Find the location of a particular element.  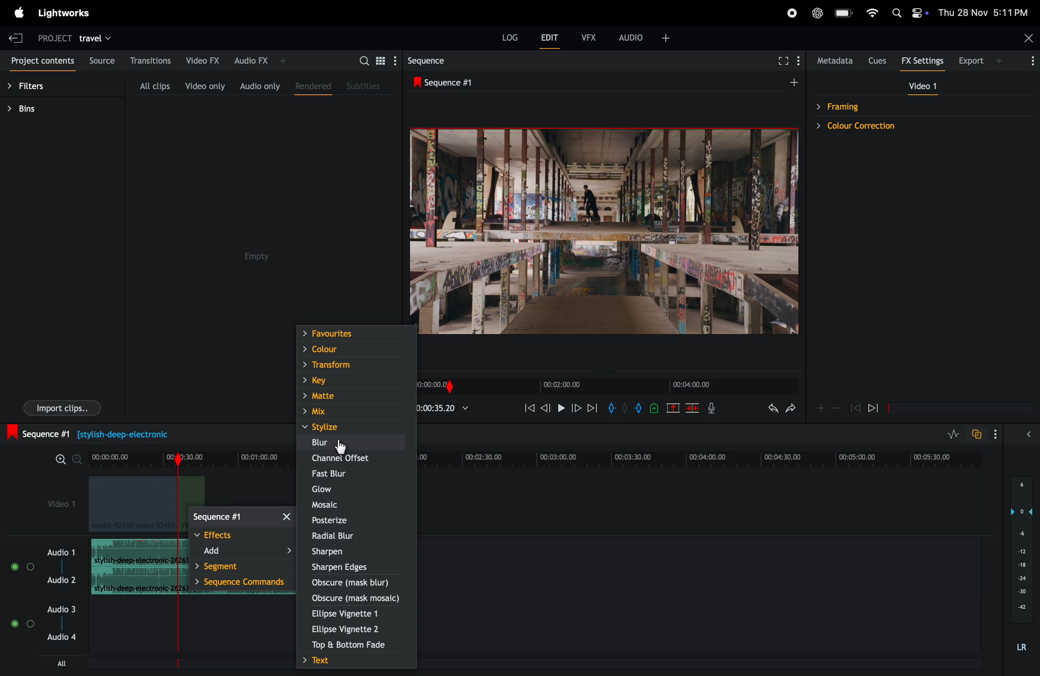

add an out mark is located at coordinates (636, 409).